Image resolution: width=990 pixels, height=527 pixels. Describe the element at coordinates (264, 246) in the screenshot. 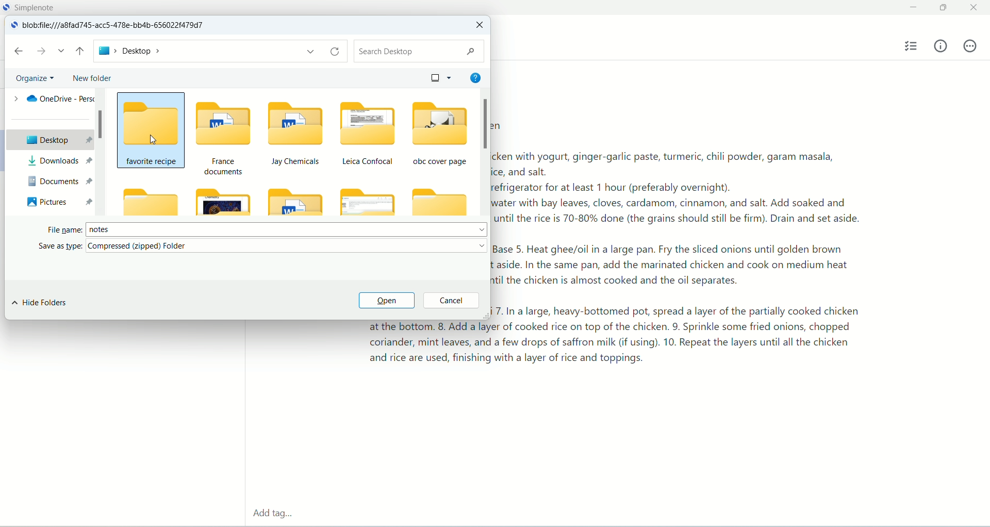

I see `save as type` at that location.